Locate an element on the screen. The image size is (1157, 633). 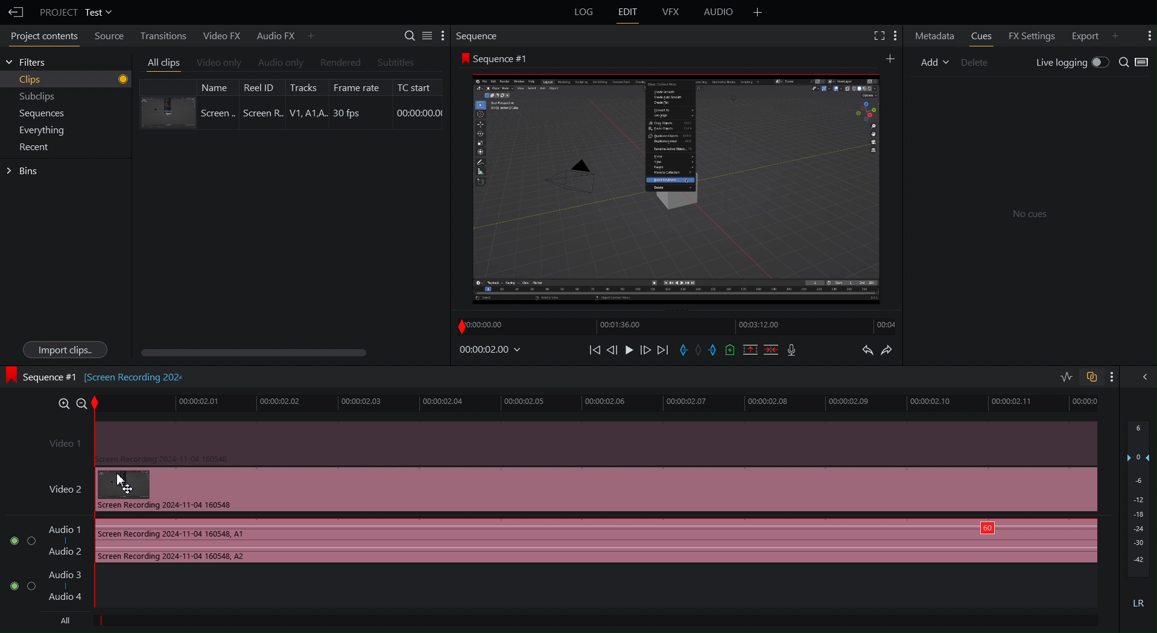
Fullscreen is located at coordinates (877, 37).